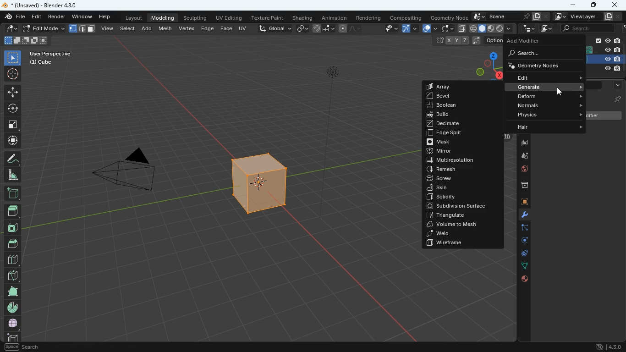 Image resolution: width=626 pixels, height=352 pixels. I want to click on array, so click(447, 87).